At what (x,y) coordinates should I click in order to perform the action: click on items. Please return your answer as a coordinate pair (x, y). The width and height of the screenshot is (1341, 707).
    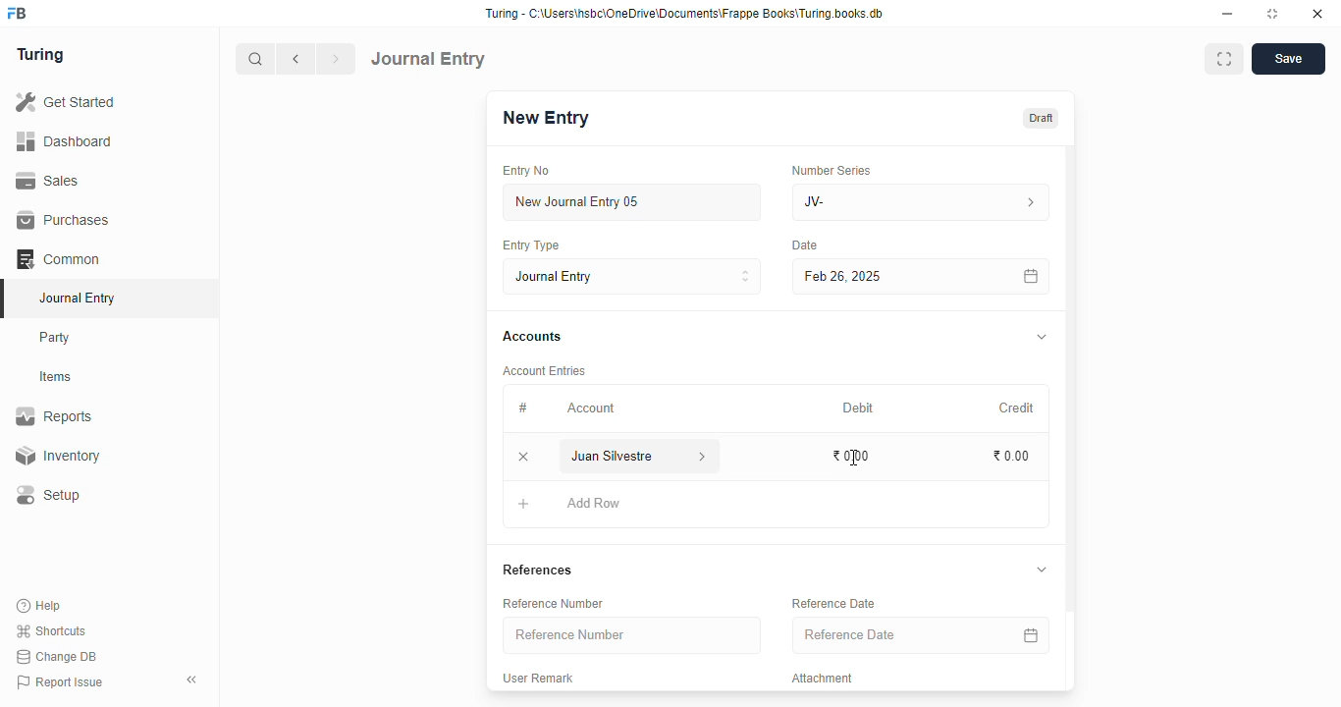
    Looking at the image, I should click on (58, 377).